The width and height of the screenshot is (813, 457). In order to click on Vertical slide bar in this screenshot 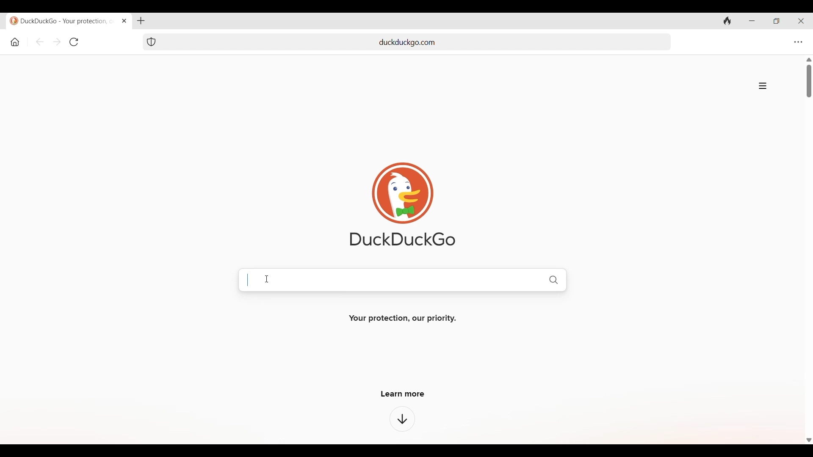, I will do `click(810, 81)`.